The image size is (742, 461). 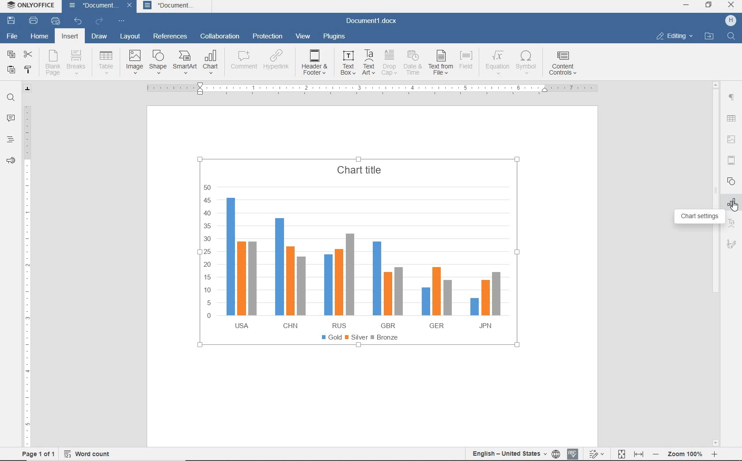 I want to click on set document labguage, so click(x=556, y=454).